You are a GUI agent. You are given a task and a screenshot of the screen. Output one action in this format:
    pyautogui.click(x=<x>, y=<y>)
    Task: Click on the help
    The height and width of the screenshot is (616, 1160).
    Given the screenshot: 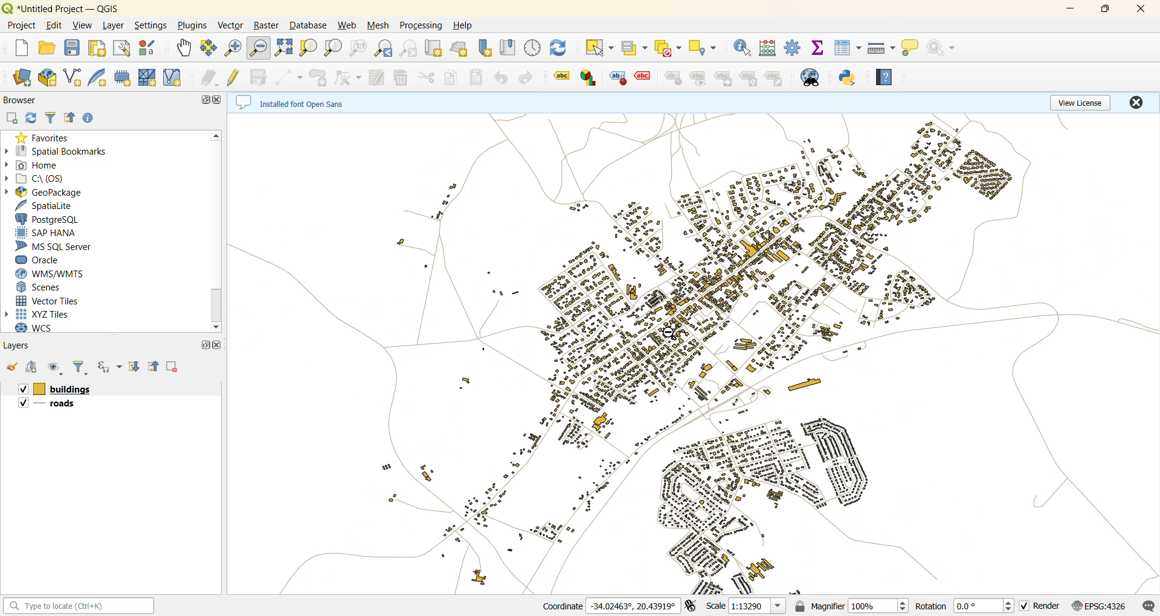 What is the action you would take?
    pyautogui.click(x=885, y=79)
    